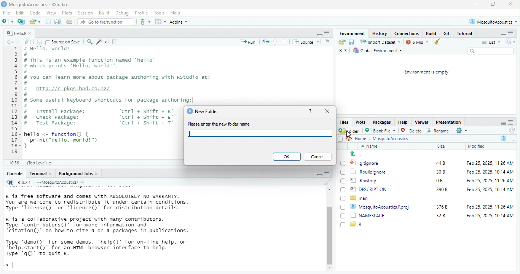 This screenshot has width=520, height=274. I want to click on   MosguitoAcoustics, so click(394, 139).